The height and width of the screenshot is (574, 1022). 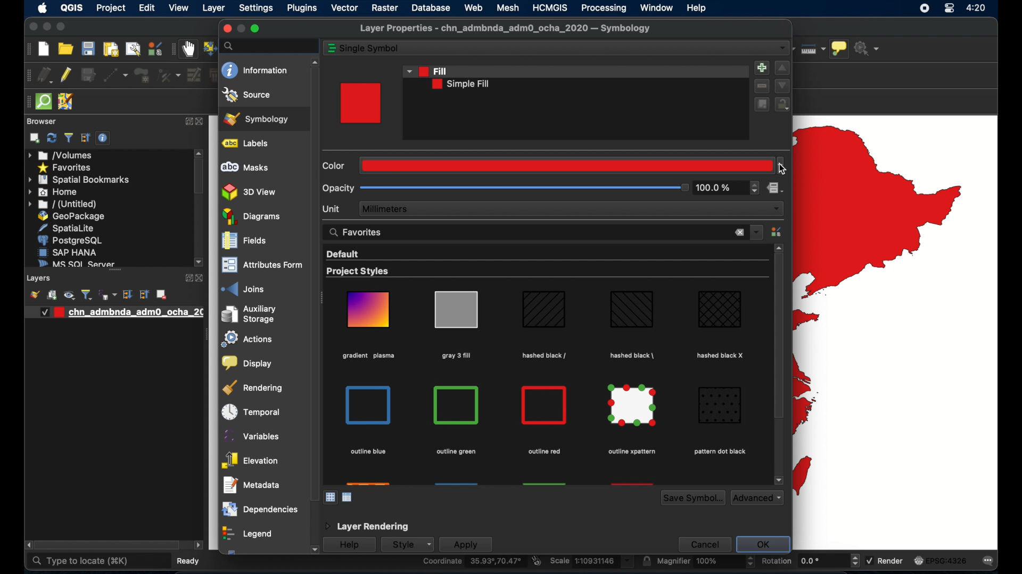 I want to click on Layer Properties - chn_admbnda_admO_ocha_2020 — Symbology, so click(x=507, y=29).